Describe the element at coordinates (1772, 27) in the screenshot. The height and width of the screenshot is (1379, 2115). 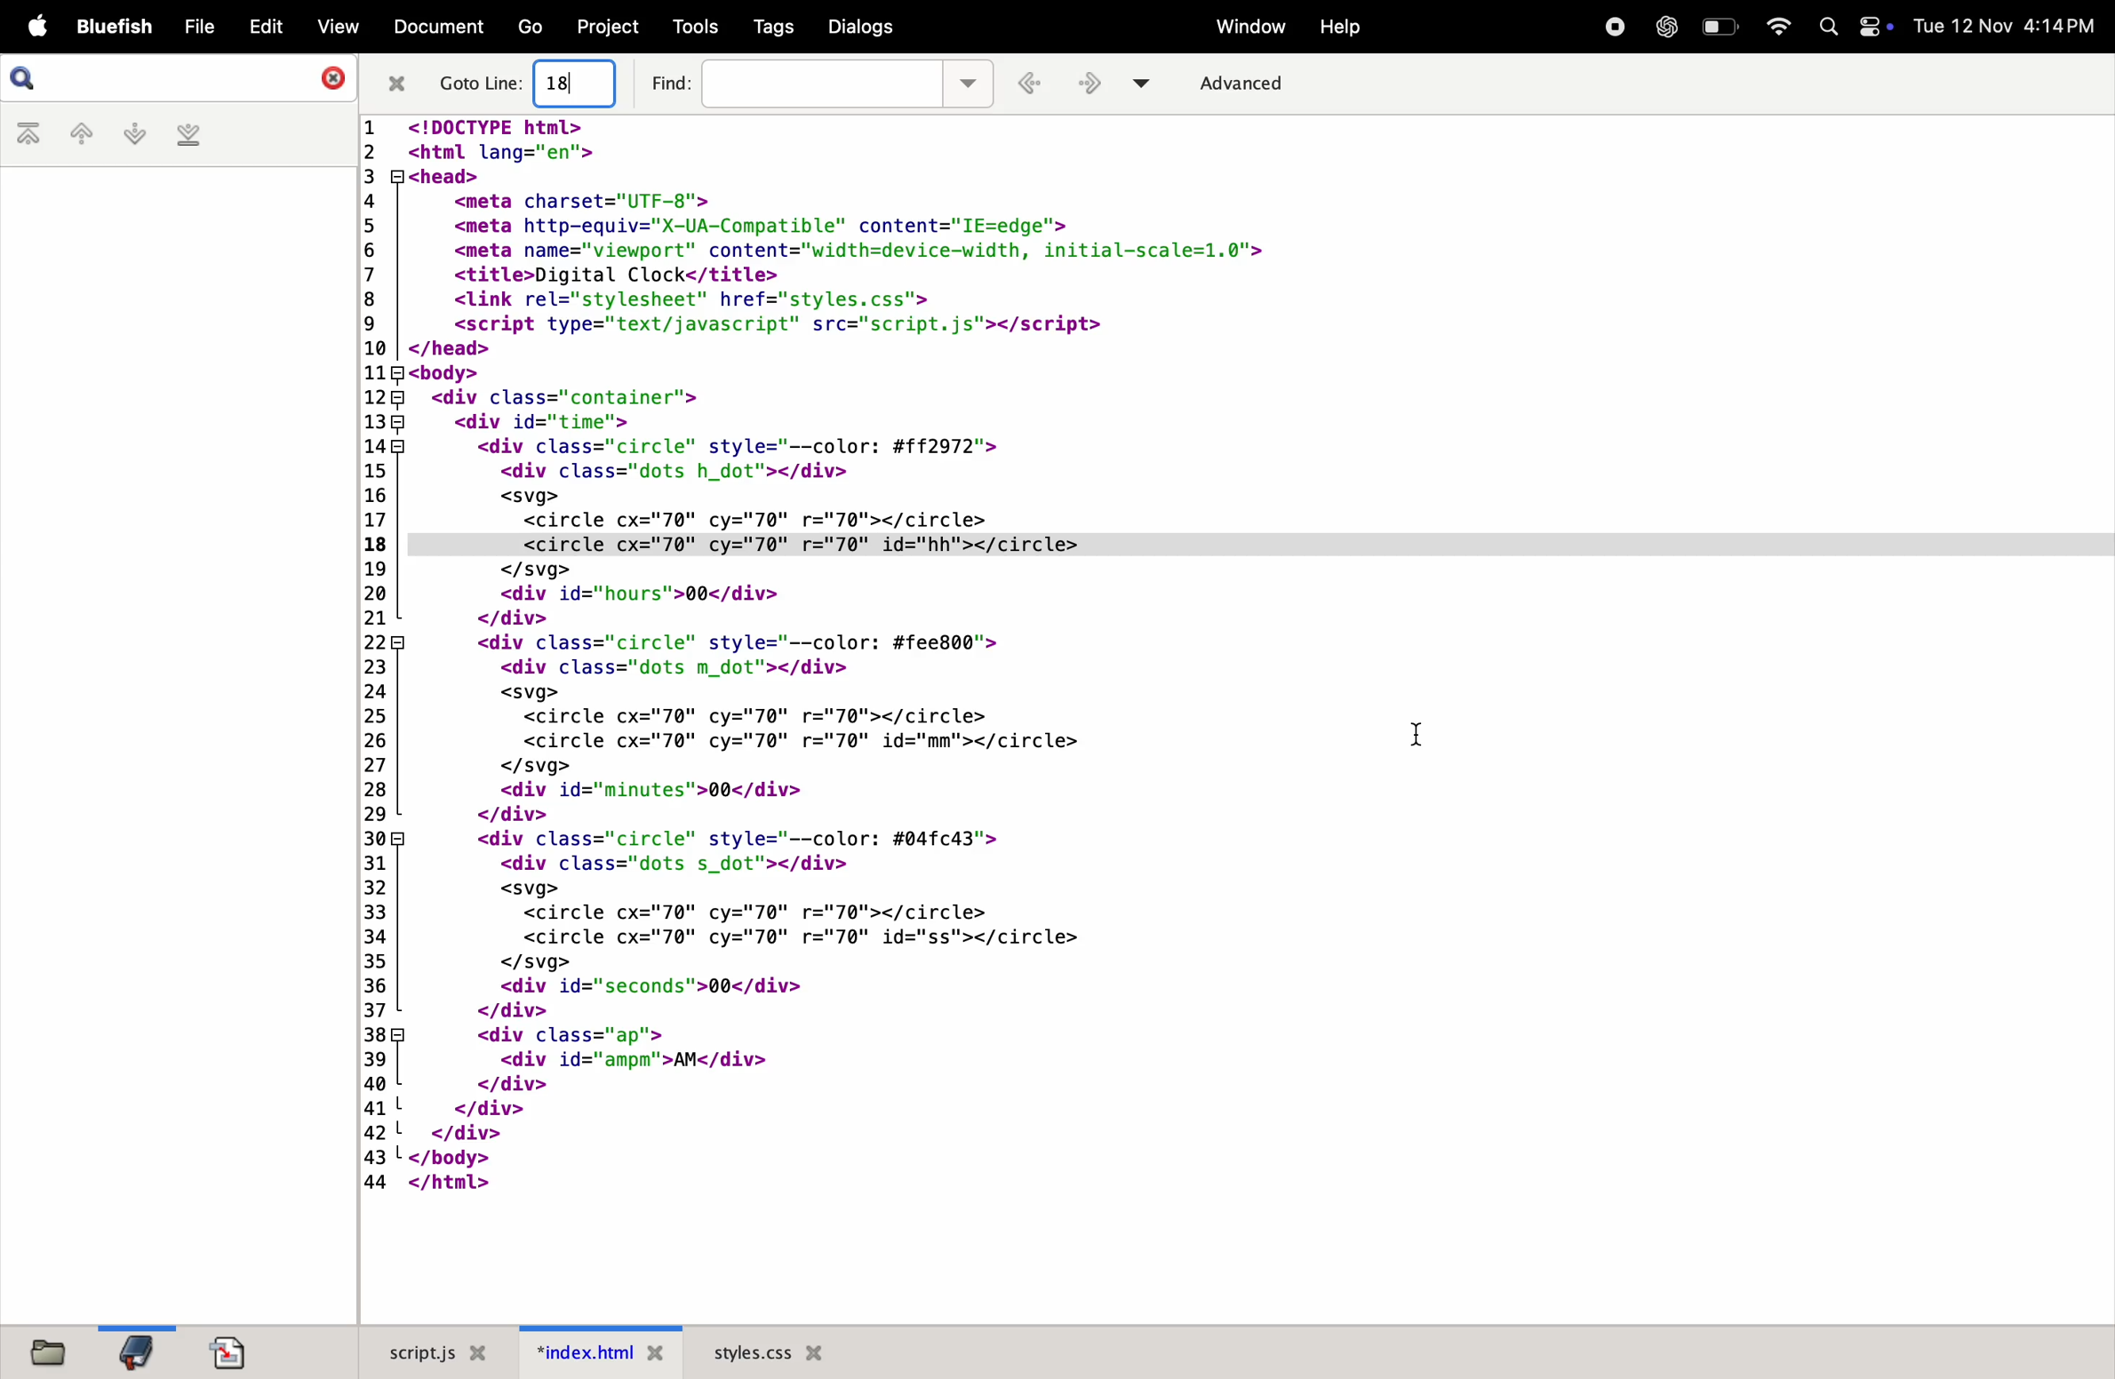
I see `wifi` at that location.